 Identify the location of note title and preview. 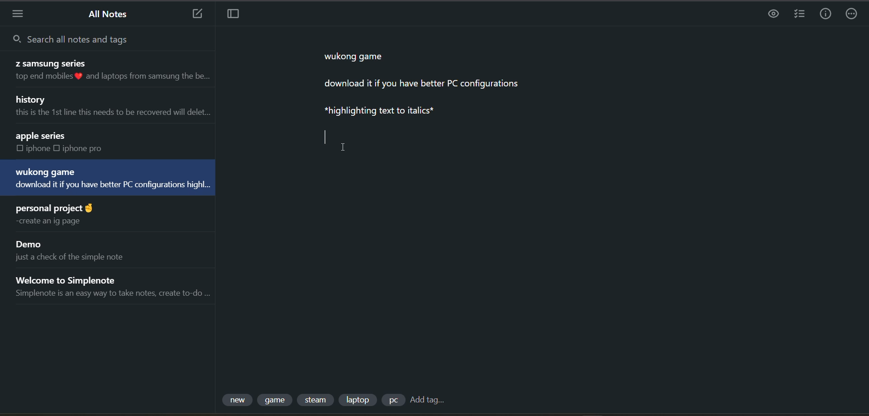
(110, 178).